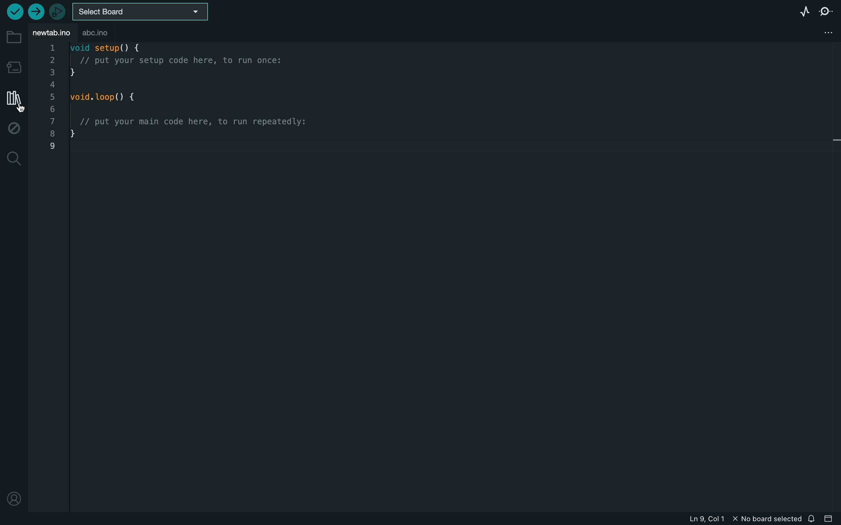 Image resolution: width=841 pixels, height=525 pixels. Describe the element at coordinates (58, 11) in the screenshot. I see `debugger` at that location.